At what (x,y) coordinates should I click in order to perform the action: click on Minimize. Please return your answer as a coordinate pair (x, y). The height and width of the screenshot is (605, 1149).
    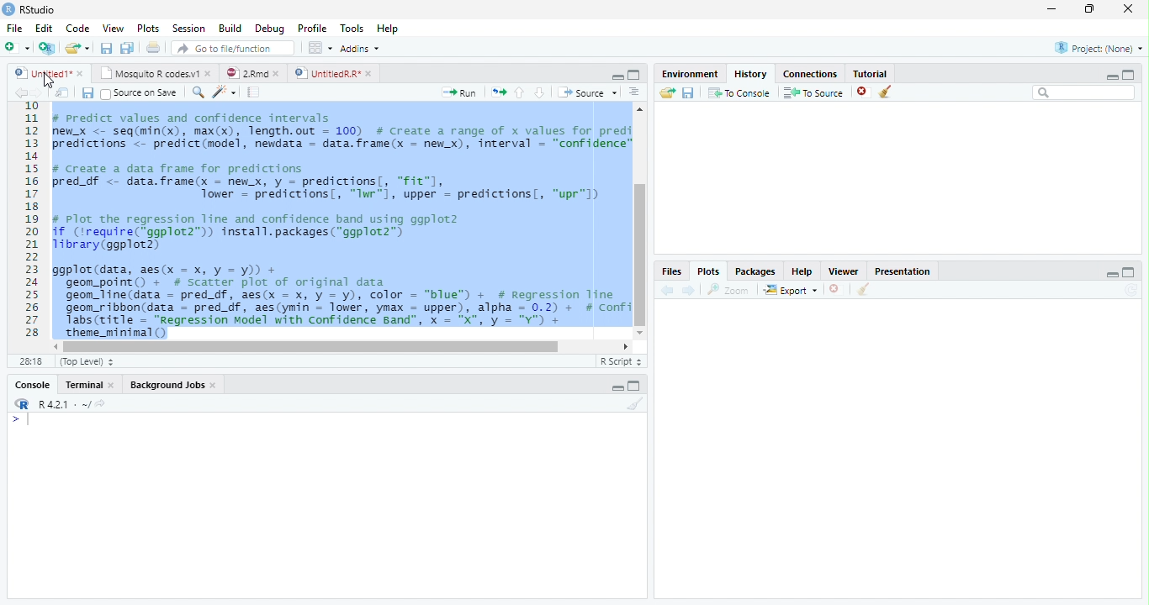
    Looking at the image, I should click on (617, 388).